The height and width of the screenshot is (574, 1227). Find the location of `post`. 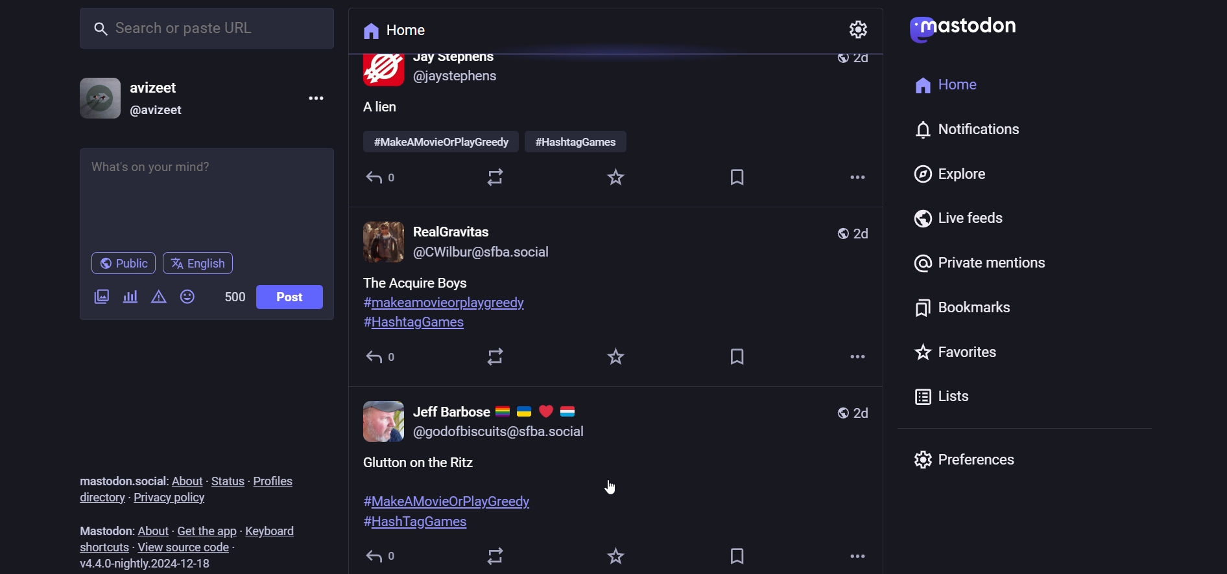

post is located at coordinates (420, 465).